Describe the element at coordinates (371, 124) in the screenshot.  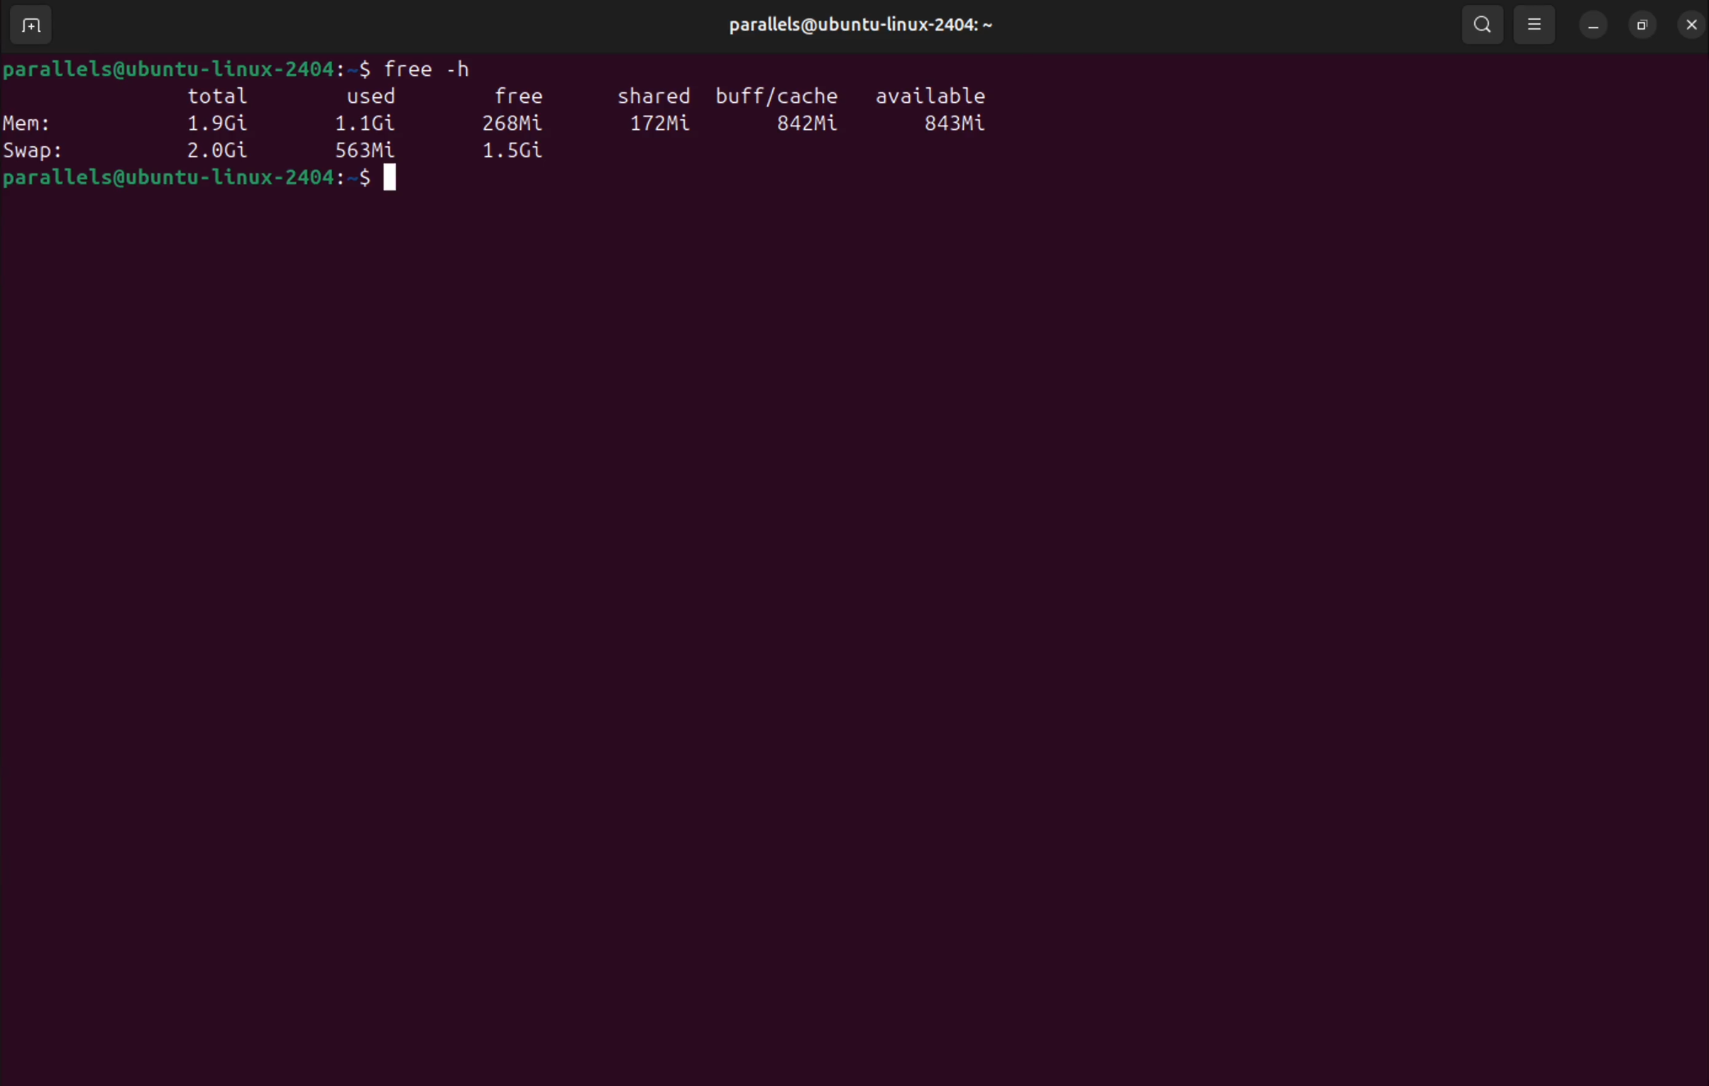
I see `1.1GI` at that location.